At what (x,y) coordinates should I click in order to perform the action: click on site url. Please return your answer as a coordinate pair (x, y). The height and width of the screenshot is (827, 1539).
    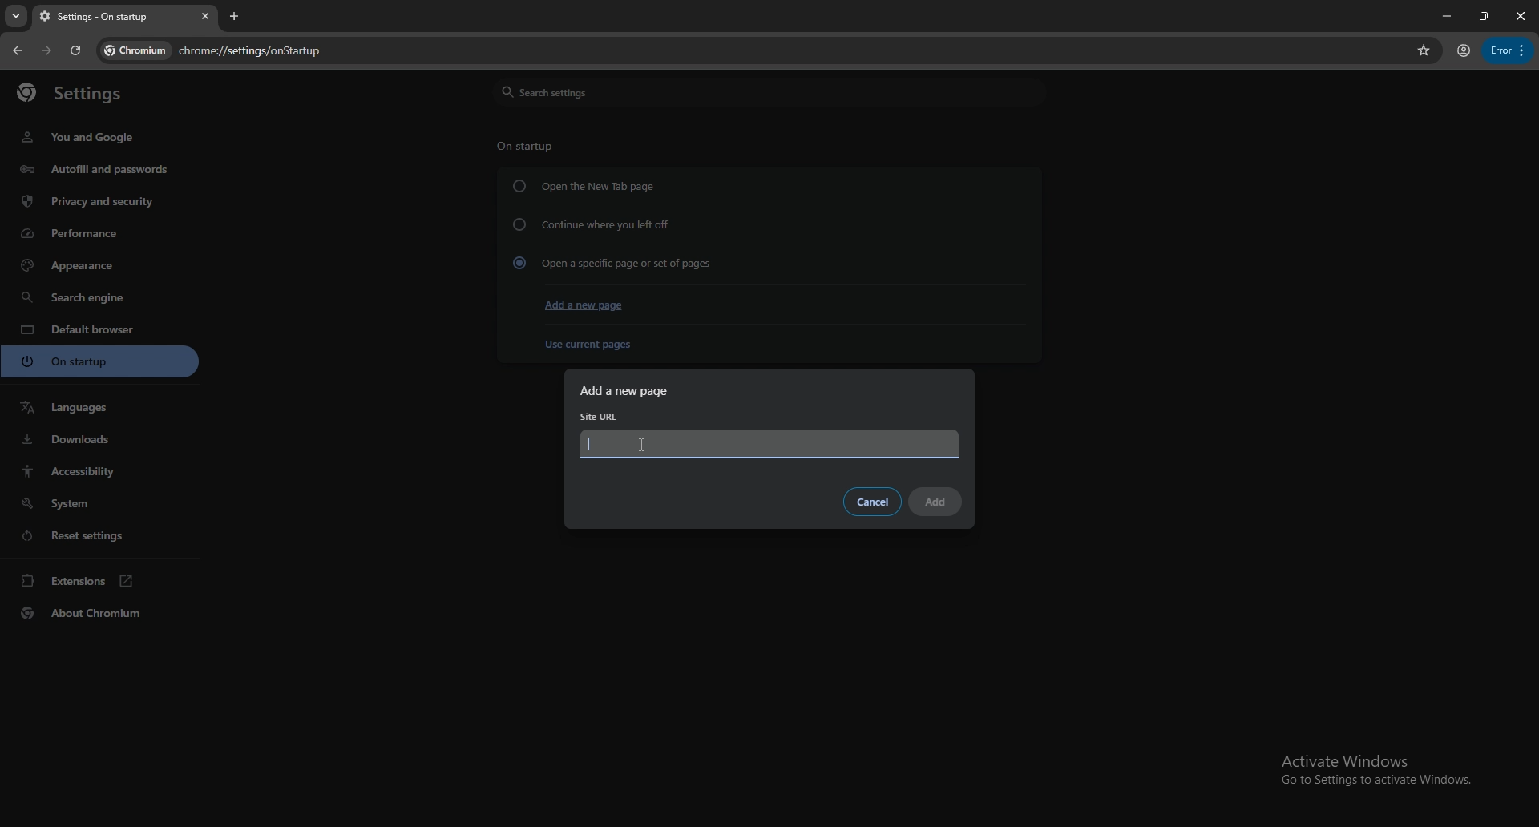
    Looking at the image, I should click on (601, 417).